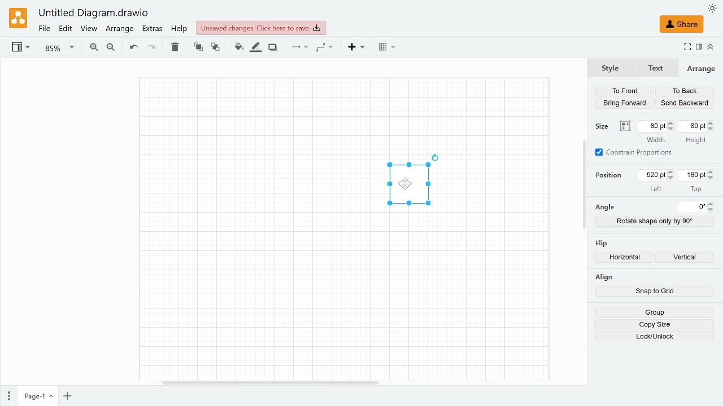 Image resolution: width=723 pixels, height=406 pixels. What do you see at coordinates (611, 175) in the screenshot?
I see `position` at bounding box center [611, 175].